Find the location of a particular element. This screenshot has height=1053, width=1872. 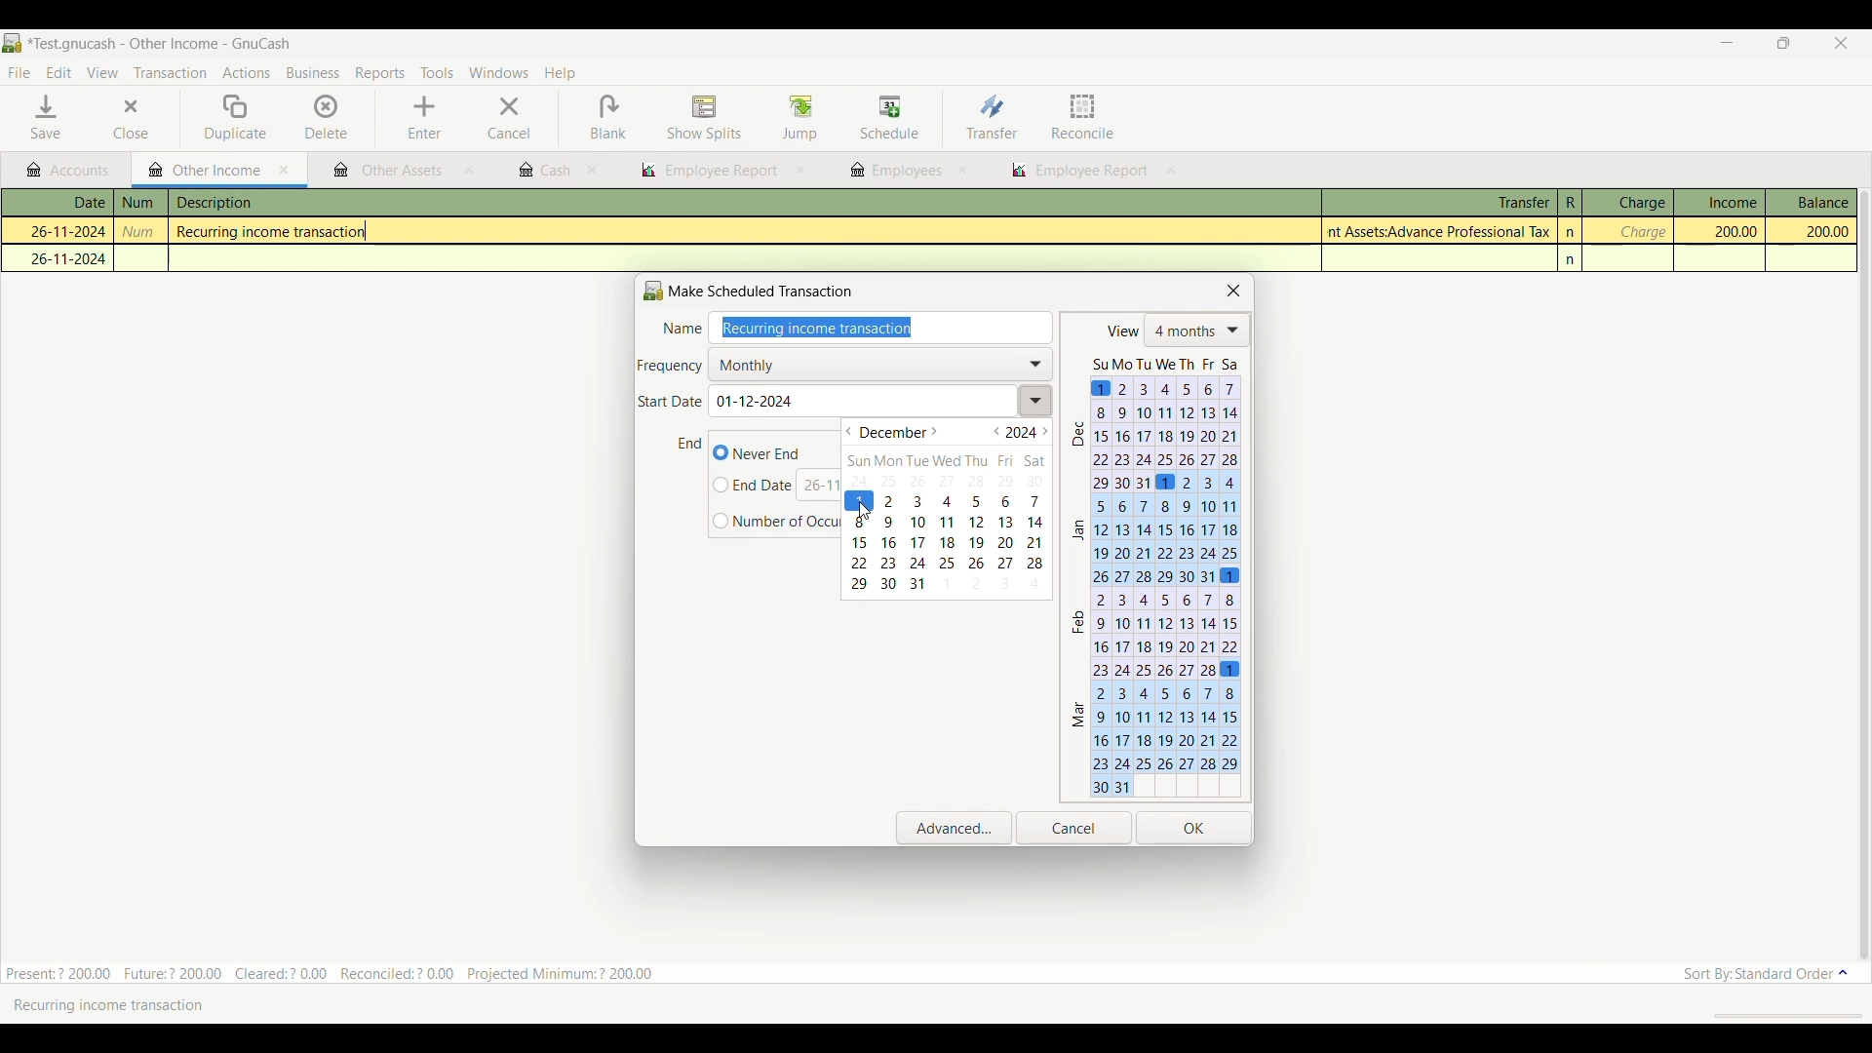

Recurring income transaction is located at coordinates (279, 232).